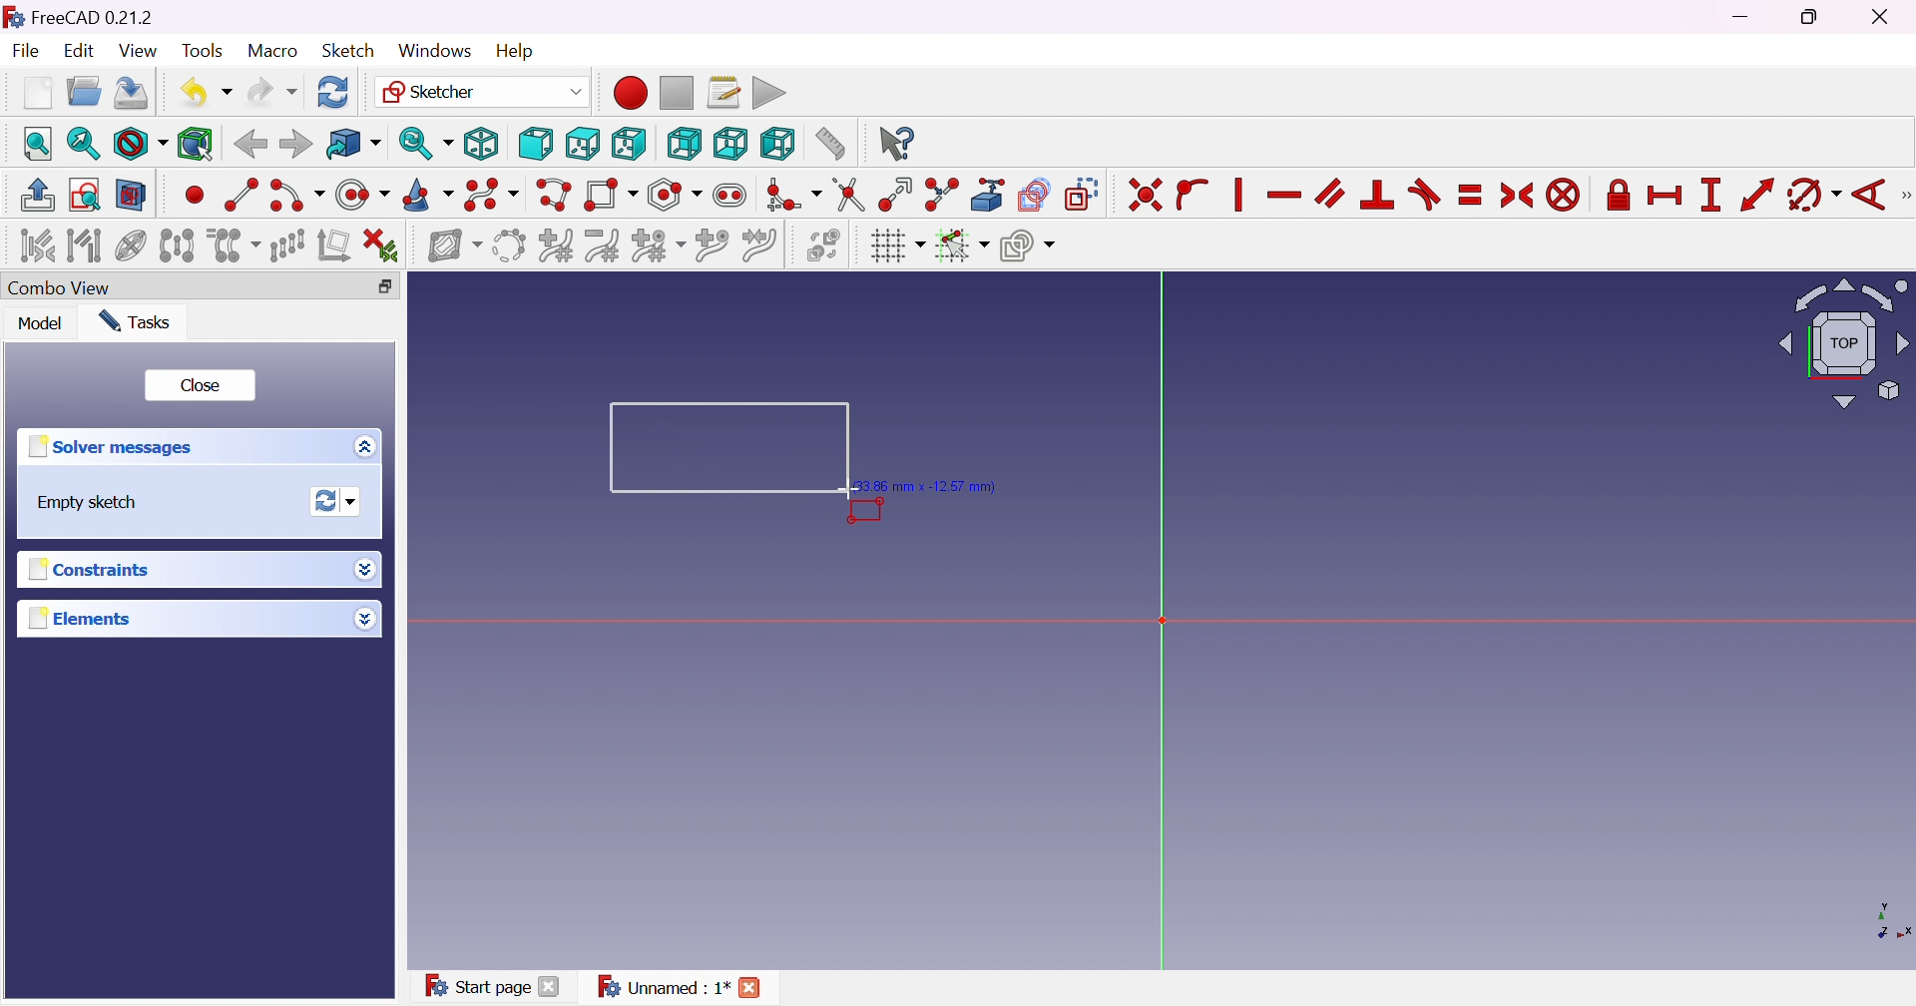 The height and width of the screenshot is (1006, 1916). I want to click on Fit all, so click(38, 143).